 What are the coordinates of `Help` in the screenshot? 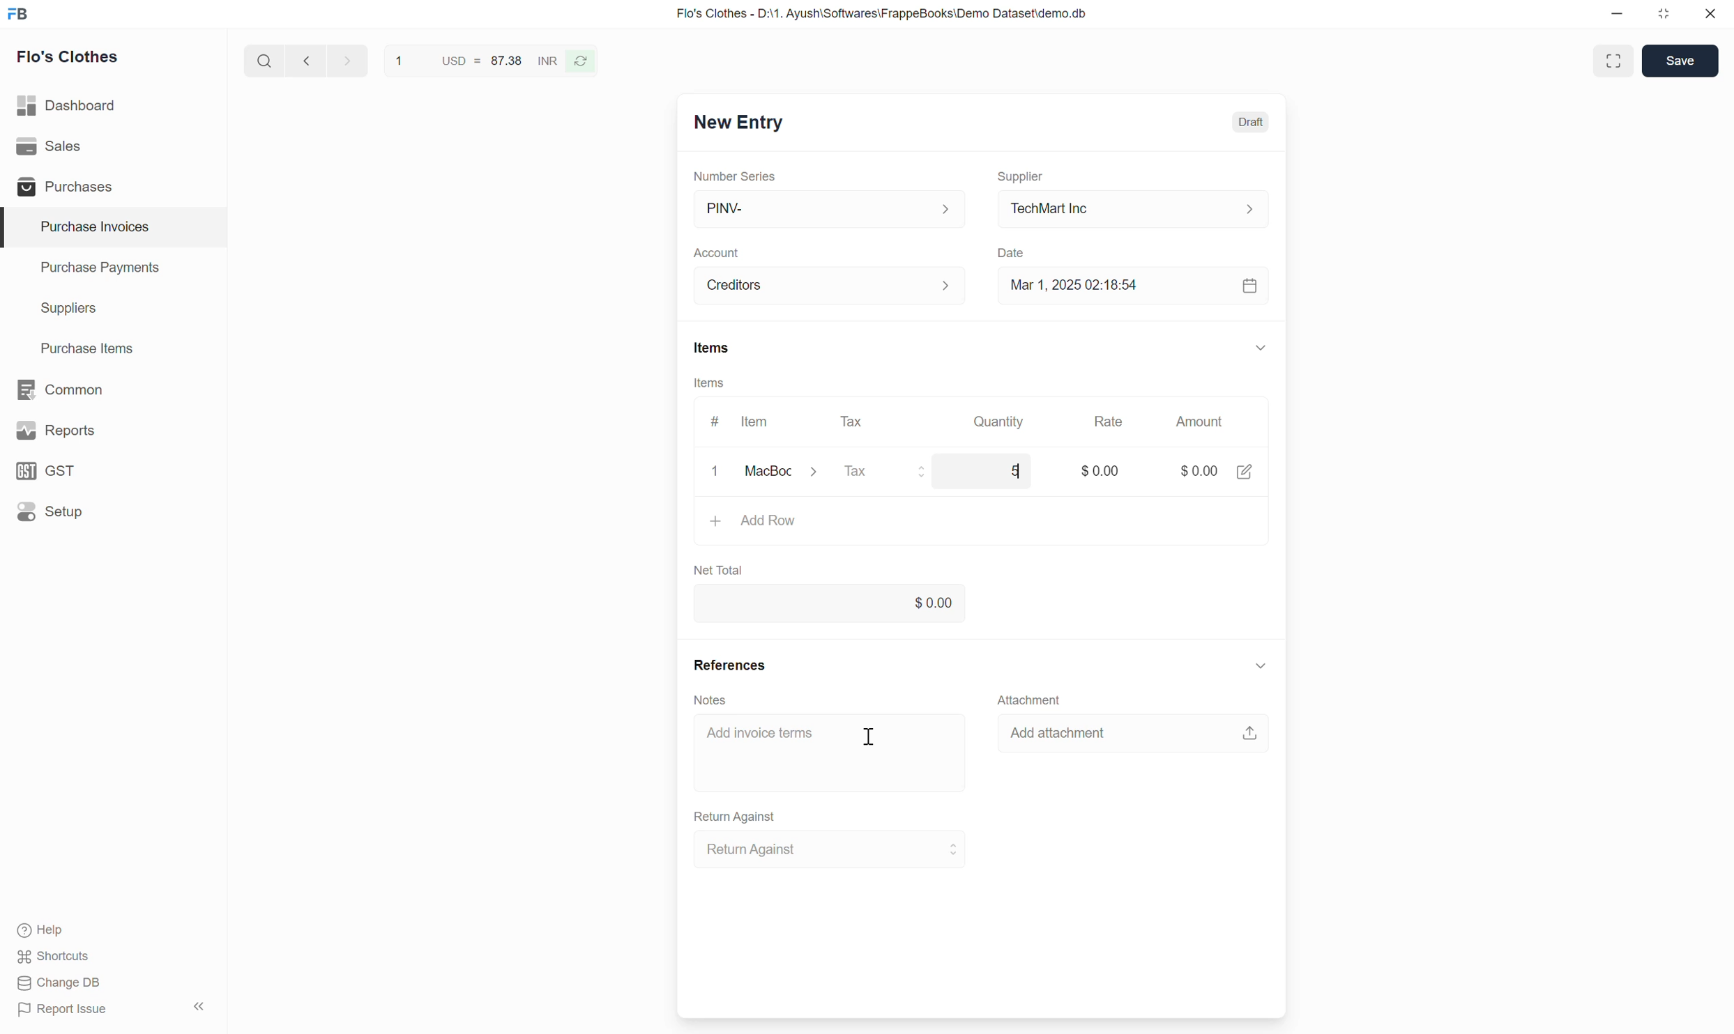 It's located at (47, 930).